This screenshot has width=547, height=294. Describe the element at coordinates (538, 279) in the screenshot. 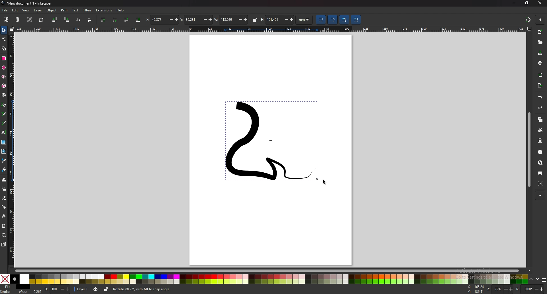

I see `down` at that location.